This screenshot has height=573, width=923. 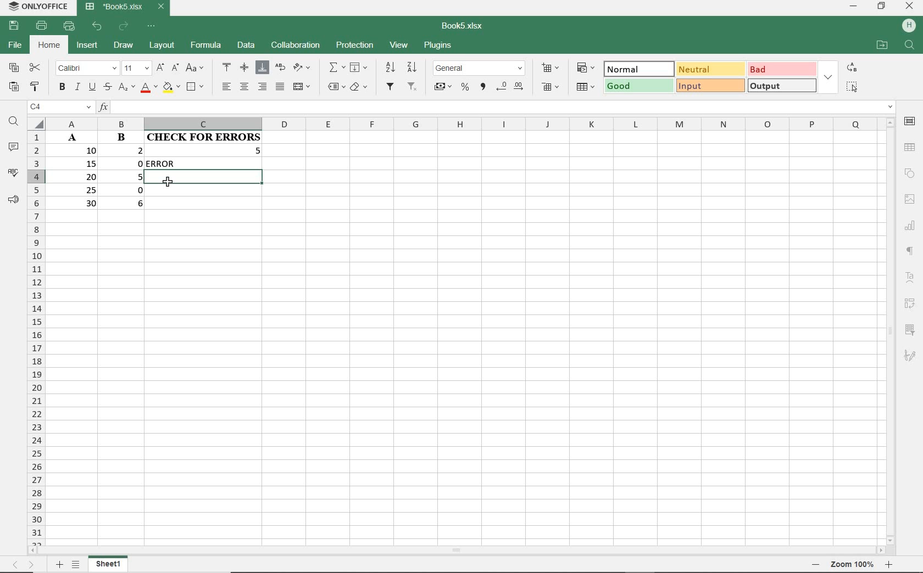 What do you see at coordinates (107, 88) in the screenshot?
I see `STRIKETHROUGH` at bounding box center [107, 88].